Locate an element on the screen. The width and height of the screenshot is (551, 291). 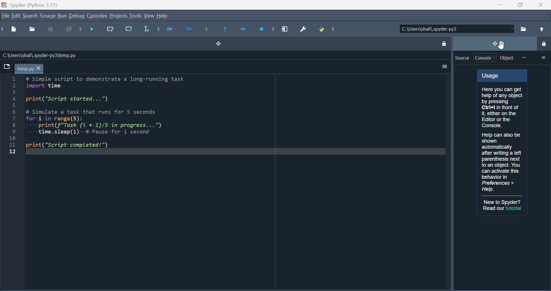
Console is located at coordinates (97, 16).